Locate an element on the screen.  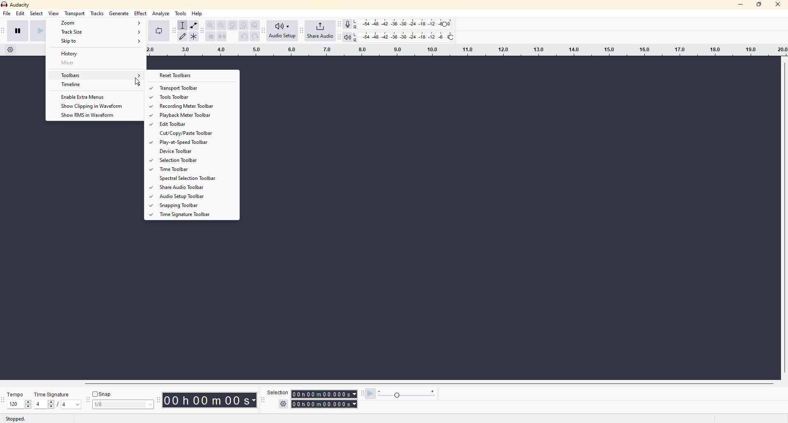
share audio is located at coordinates (320, 30).